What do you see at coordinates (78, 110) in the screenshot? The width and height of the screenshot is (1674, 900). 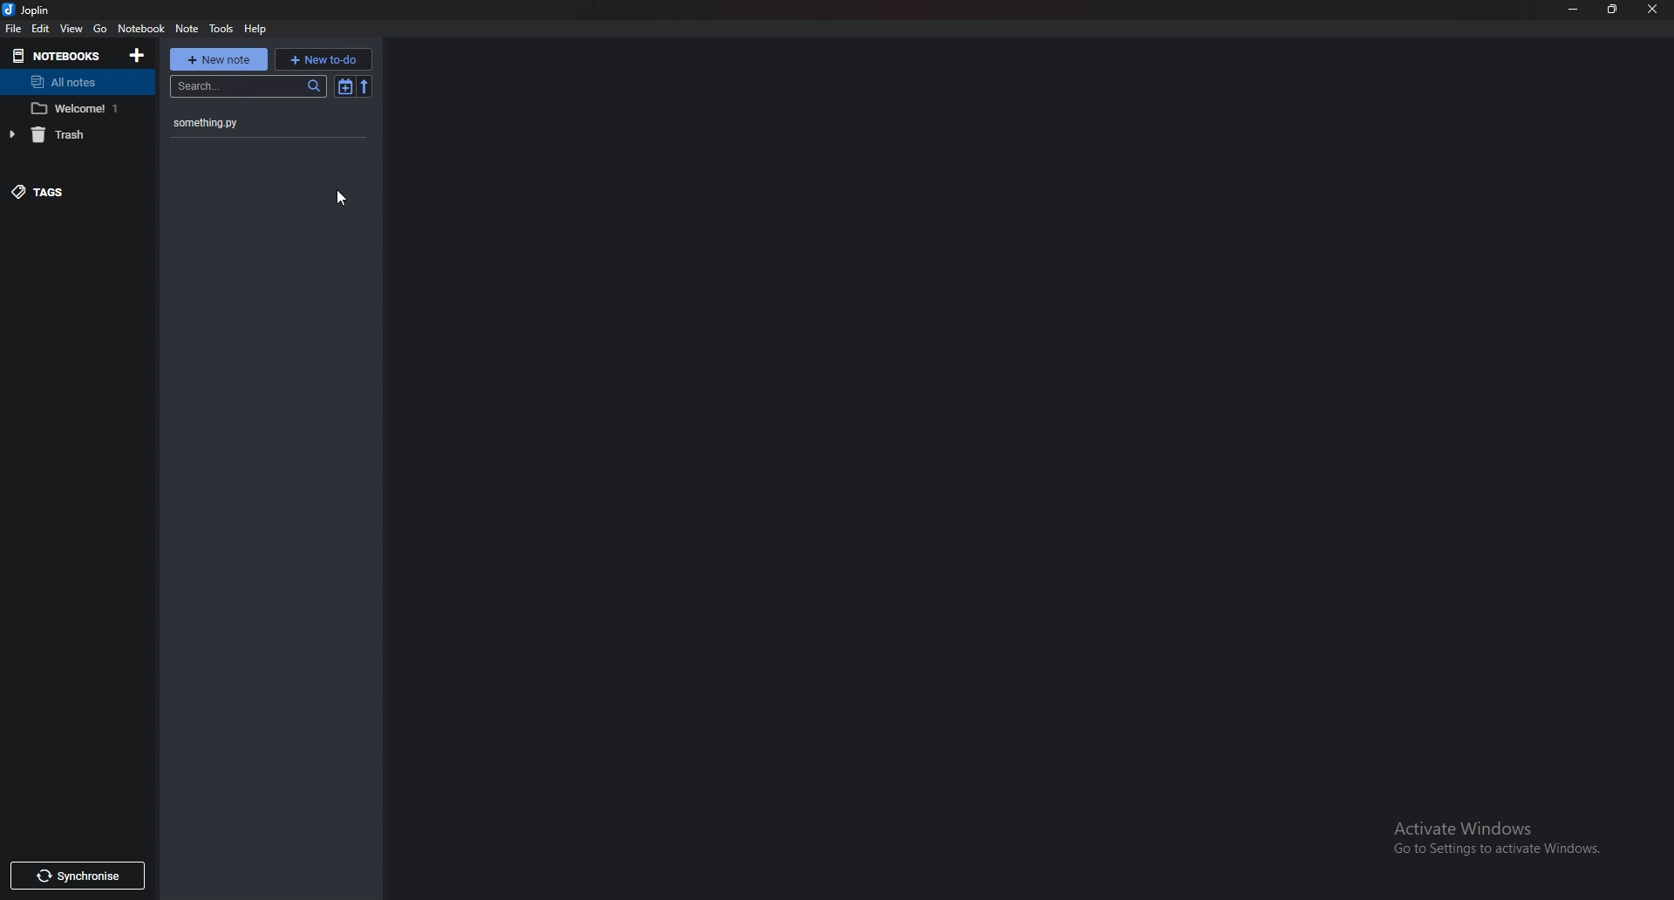 I see `welcome 1` at bounding box center [78, 110].